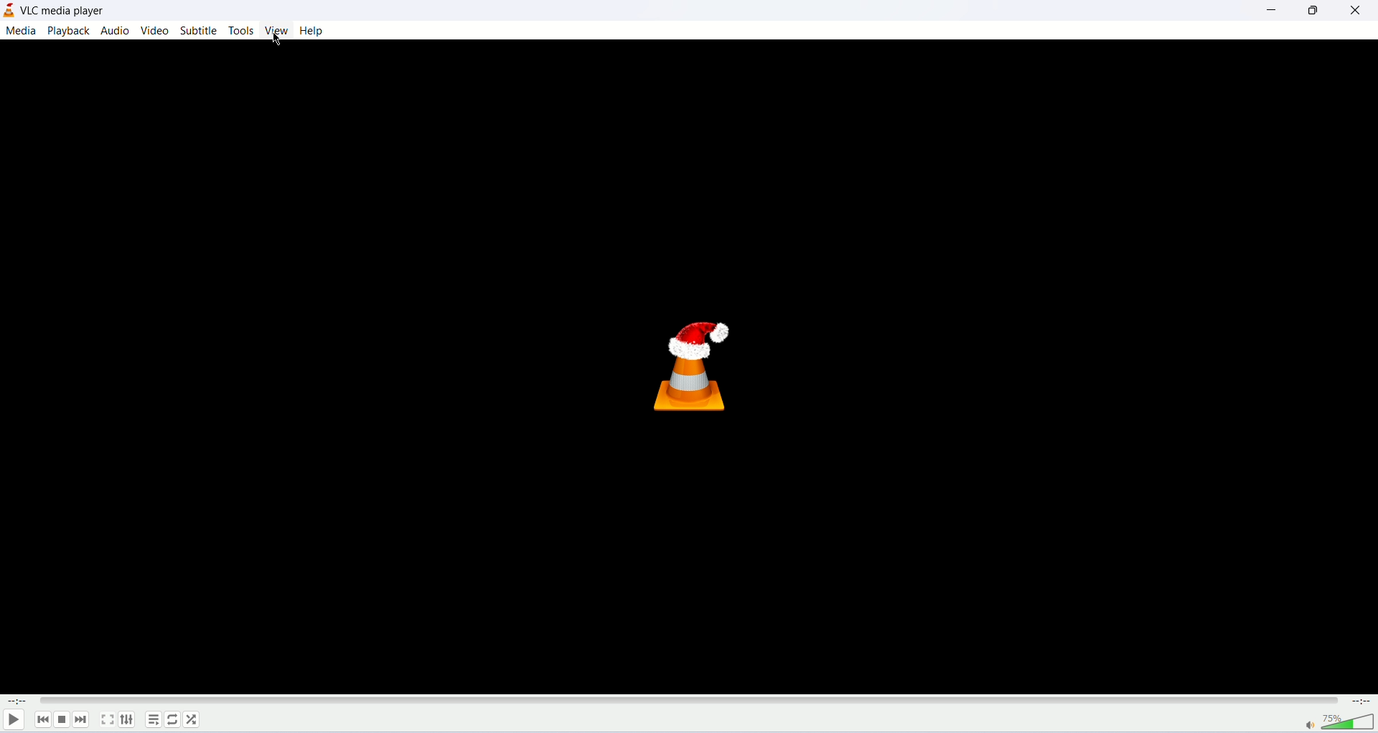  Describe the element at coordinates (130, 720) in the screenshot. I see `extended settings` at that location.